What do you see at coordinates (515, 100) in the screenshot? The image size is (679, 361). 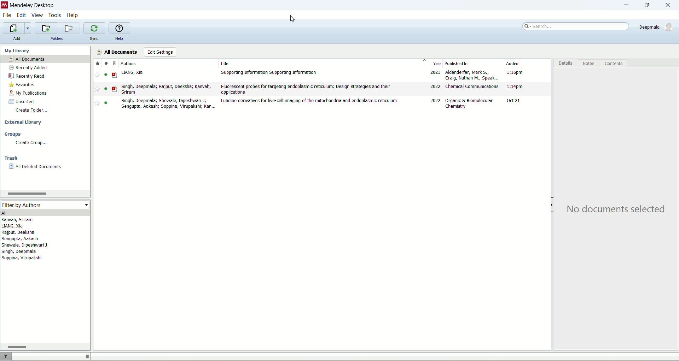 I see `Oct 21` at bounding box center [515, 100].